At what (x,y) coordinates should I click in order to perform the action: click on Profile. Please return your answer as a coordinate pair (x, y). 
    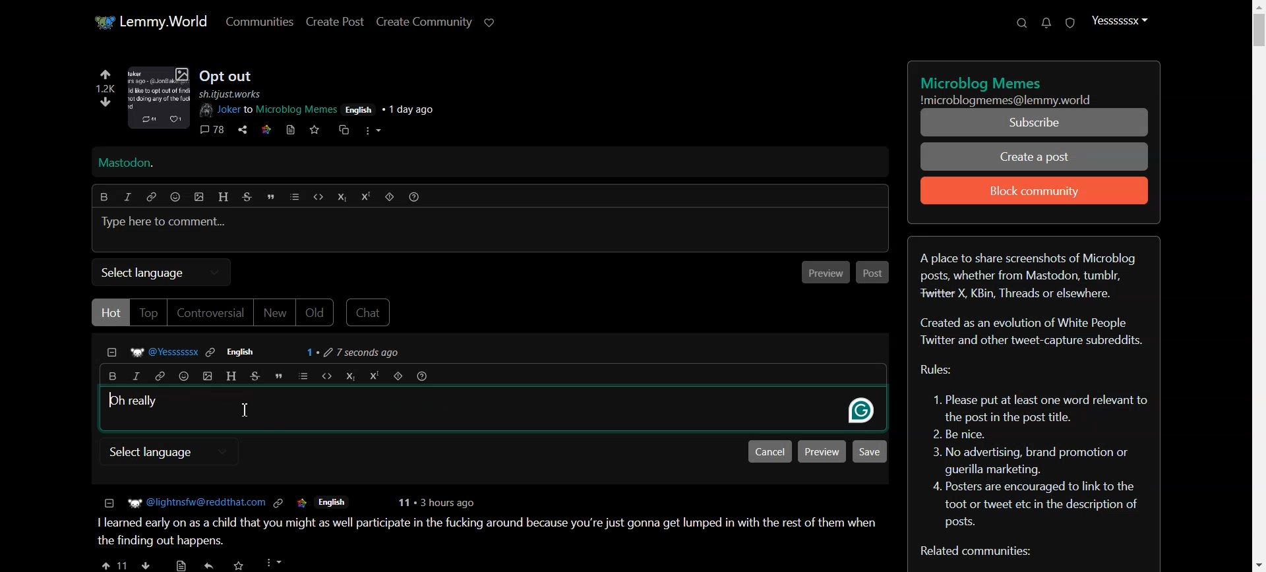
    Looking at the image, I should click on (1119, 20).